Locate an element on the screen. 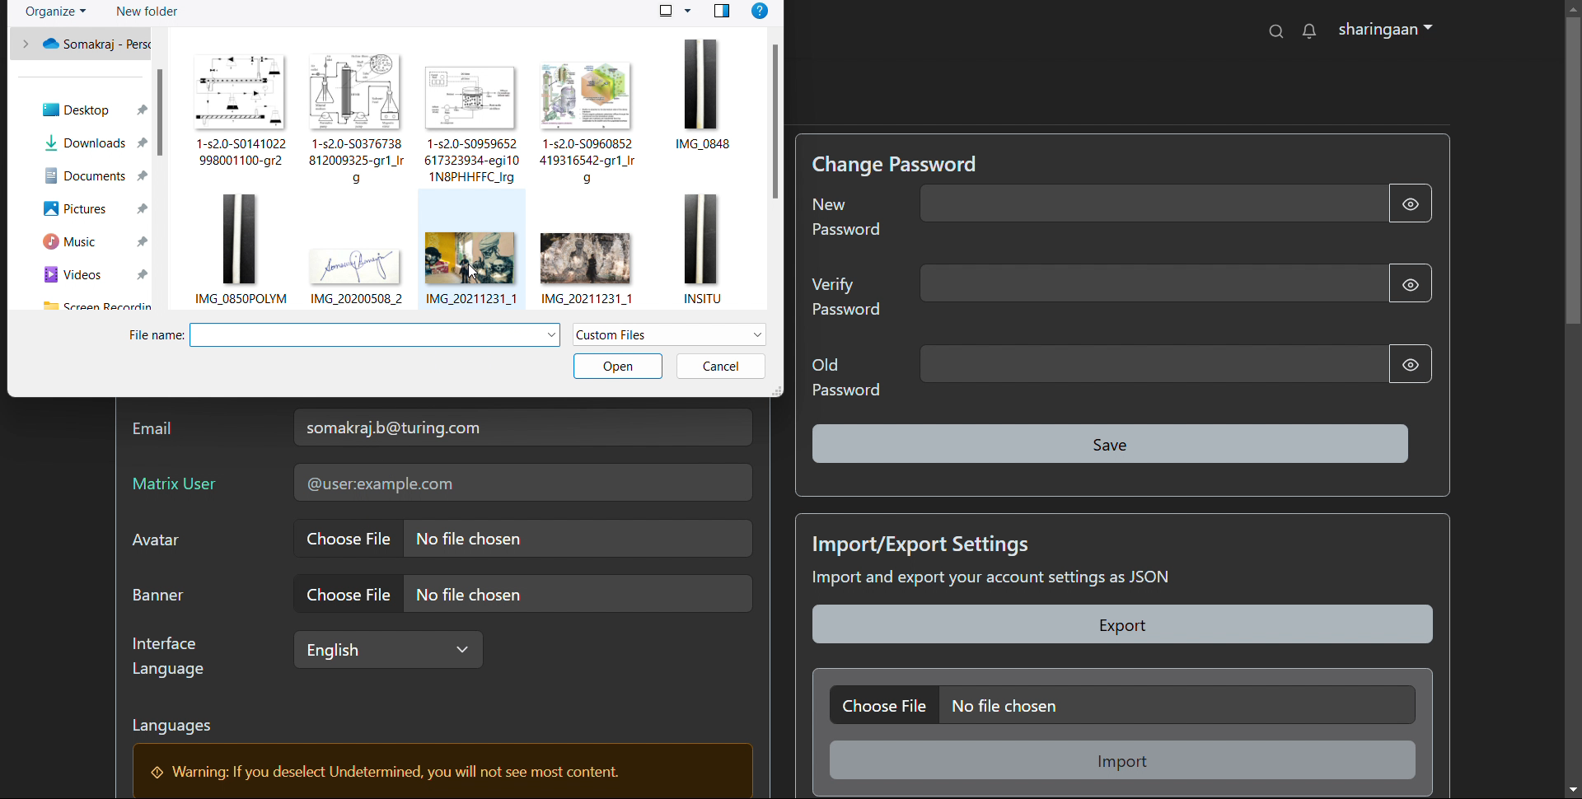  scrollbar is located at coordinates (160, 112).